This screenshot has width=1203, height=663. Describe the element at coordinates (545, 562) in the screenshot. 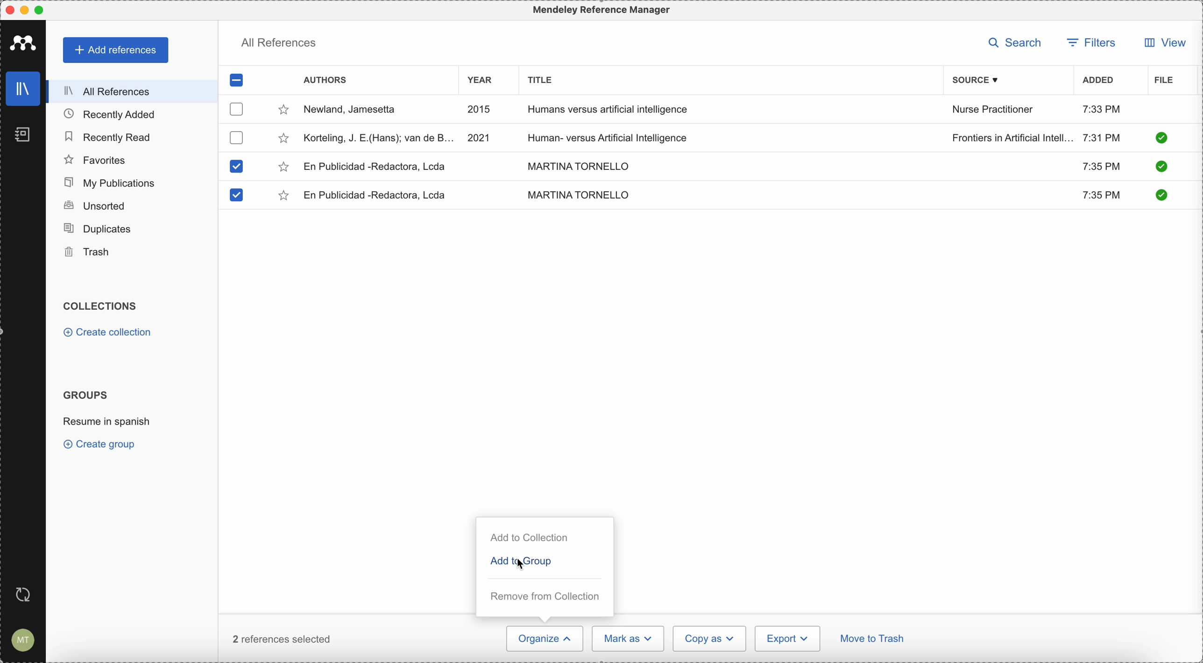

I see `group` at that location.